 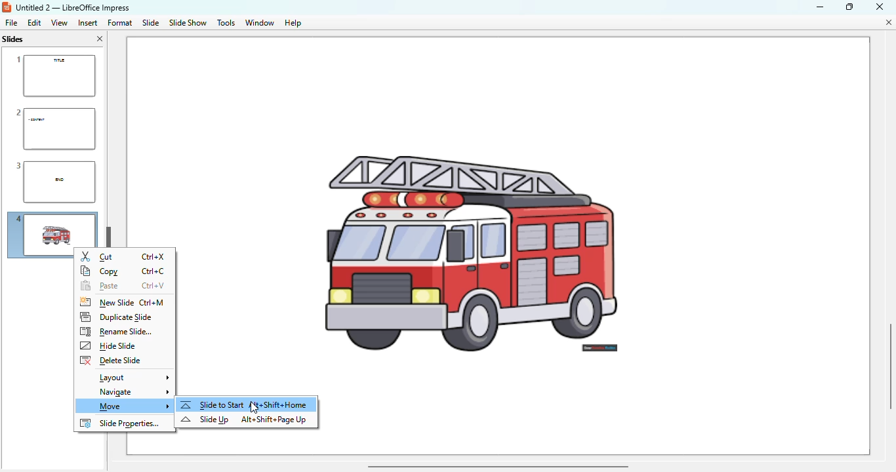 I want to click on slide up, so click(x=205, y=420).